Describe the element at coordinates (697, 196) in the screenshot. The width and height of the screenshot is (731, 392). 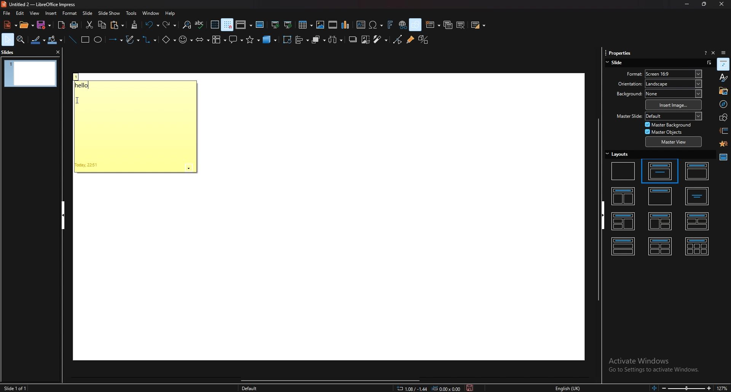
I see `centered text` at that location.